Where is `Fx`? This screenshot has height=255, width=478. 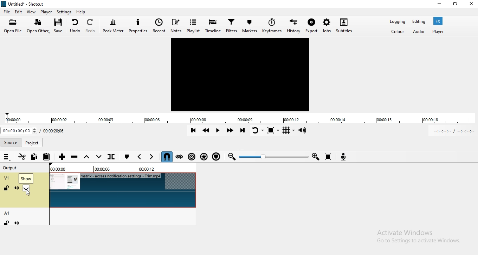
Fx is located at coordinates (440, 21).